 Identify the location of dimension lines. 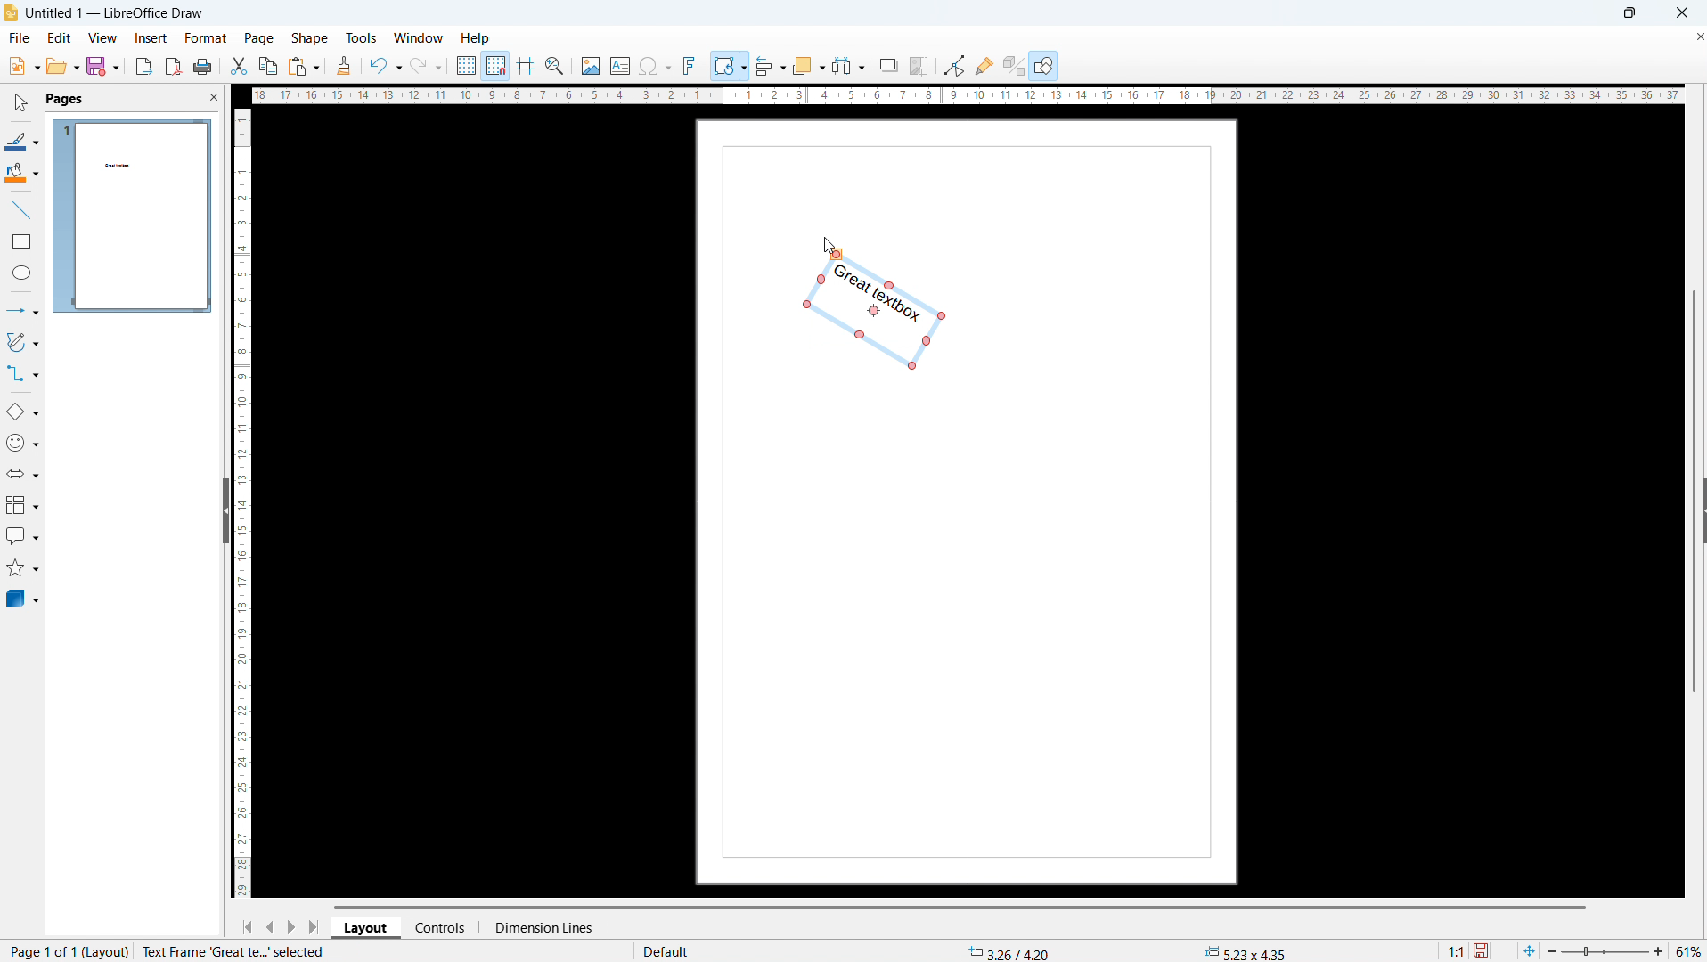
(542, 926).